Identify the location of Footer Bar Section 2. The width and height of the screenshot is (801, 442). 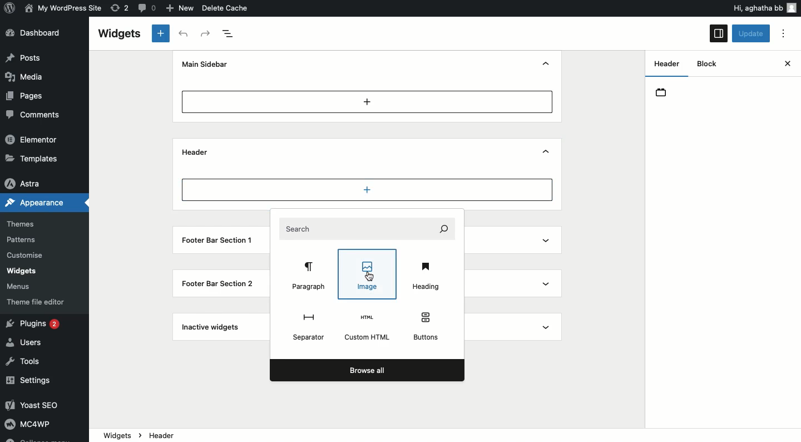
(220, 286).